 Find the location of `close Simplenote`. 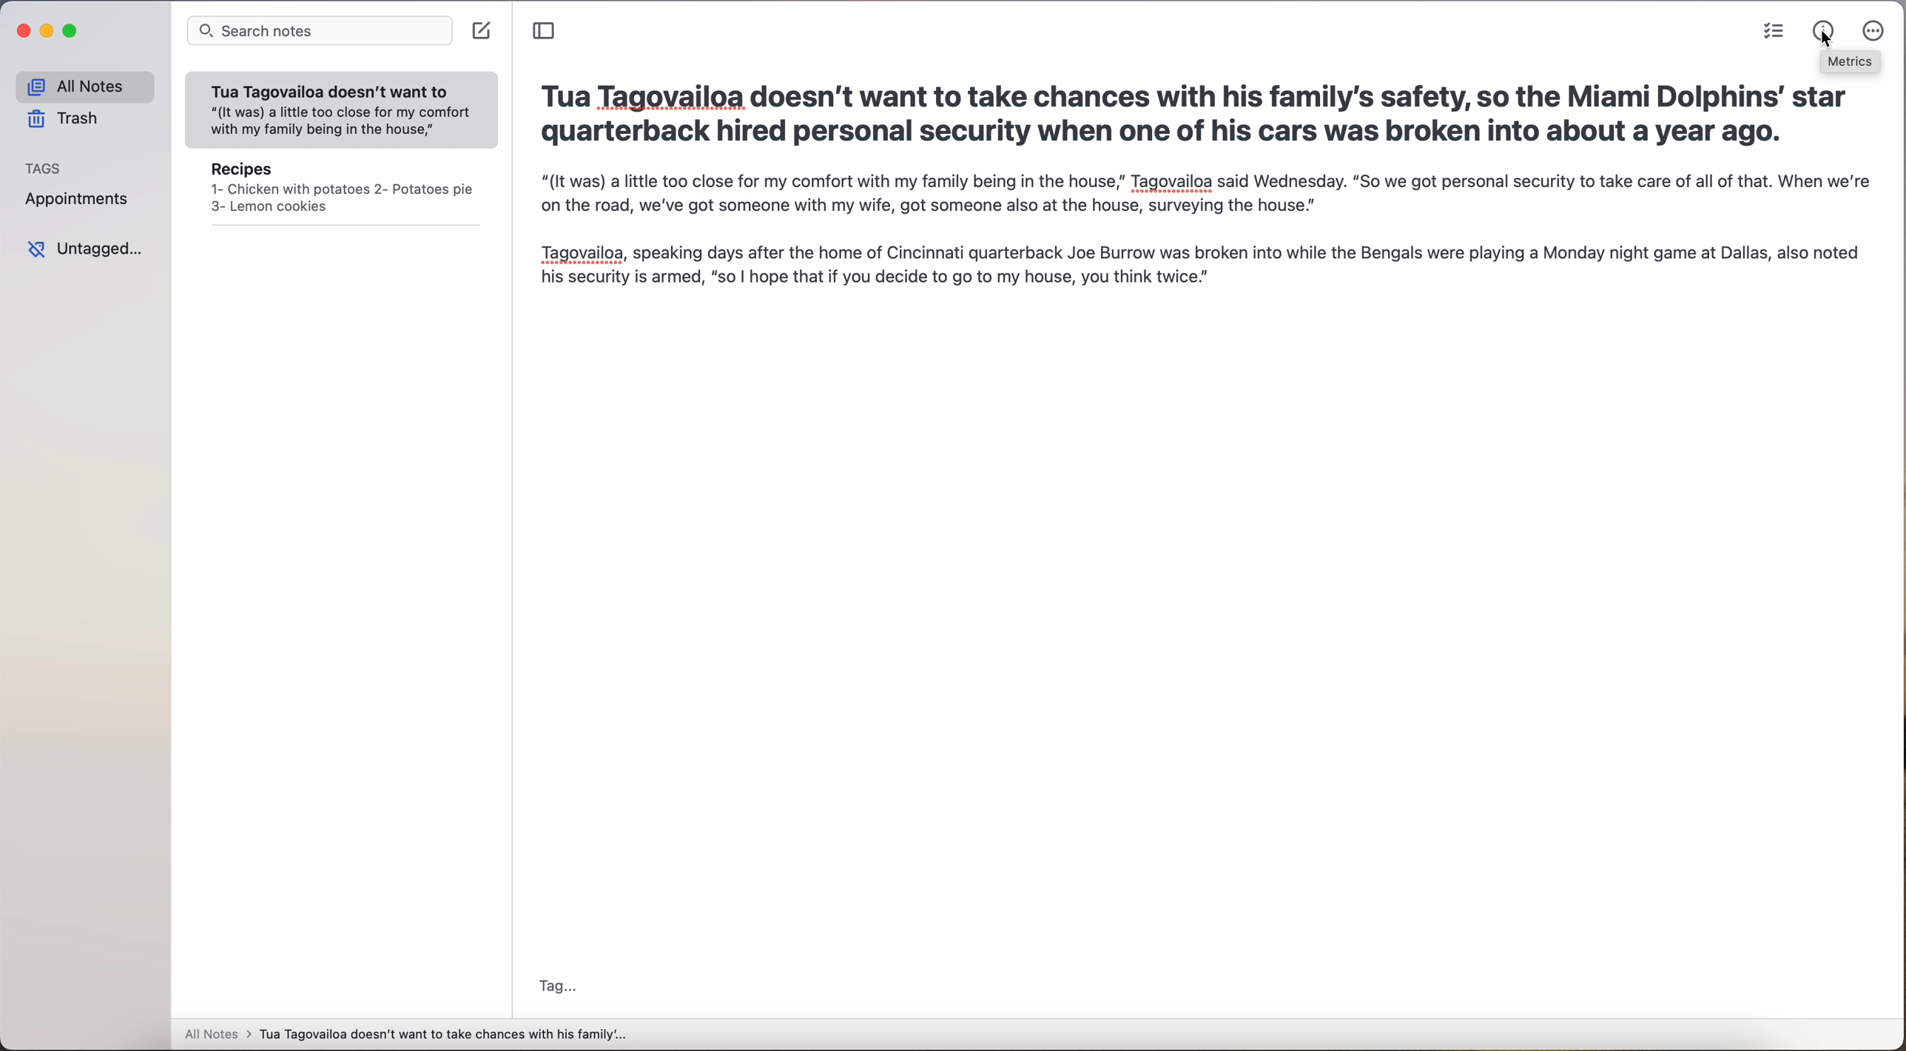

close Simplenote is located at coordinates (21, 30).